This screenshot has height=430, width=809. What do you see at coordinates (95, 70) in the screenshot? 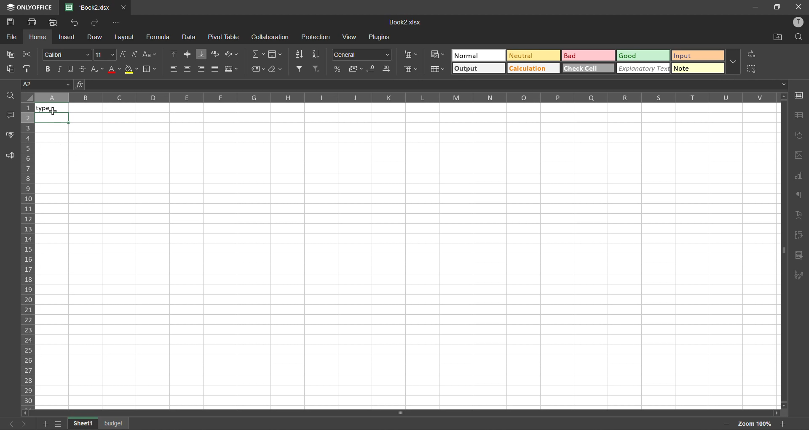
I see `sub/superscript` at bounding box center [95, 70].